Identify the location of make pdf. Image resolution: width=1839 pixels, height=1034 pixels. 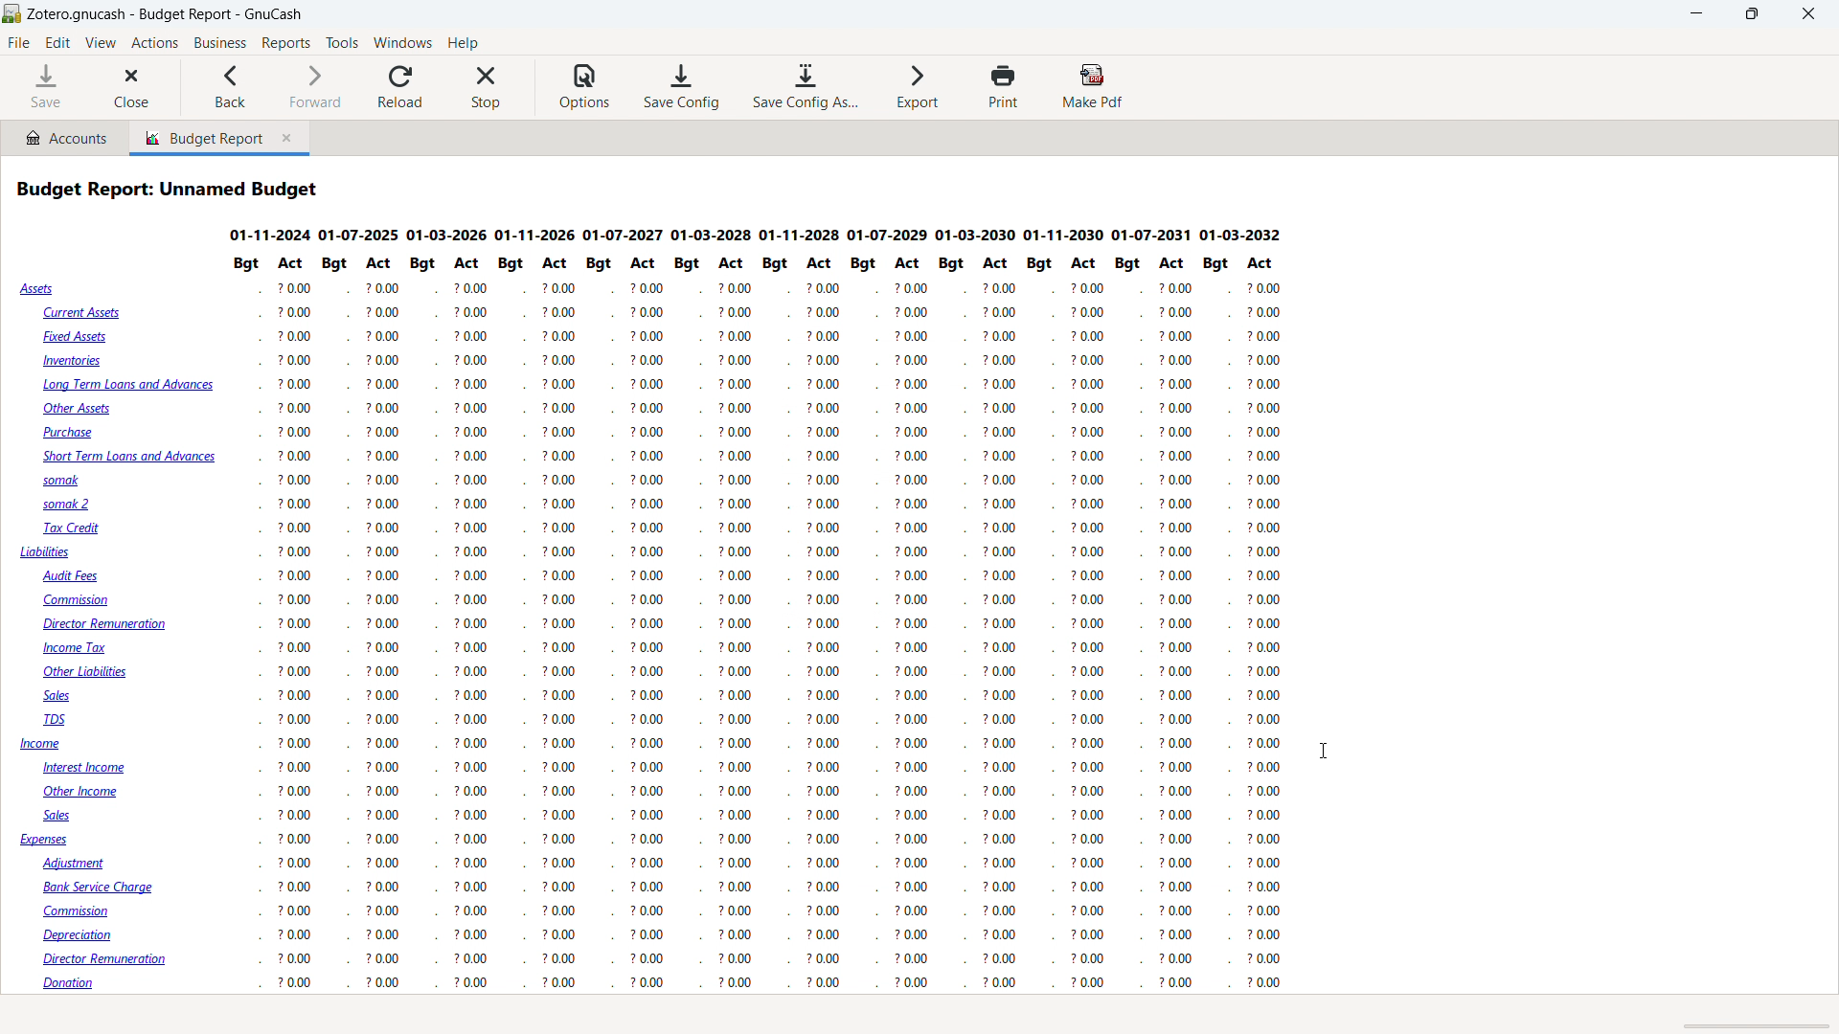
(1094, 86).